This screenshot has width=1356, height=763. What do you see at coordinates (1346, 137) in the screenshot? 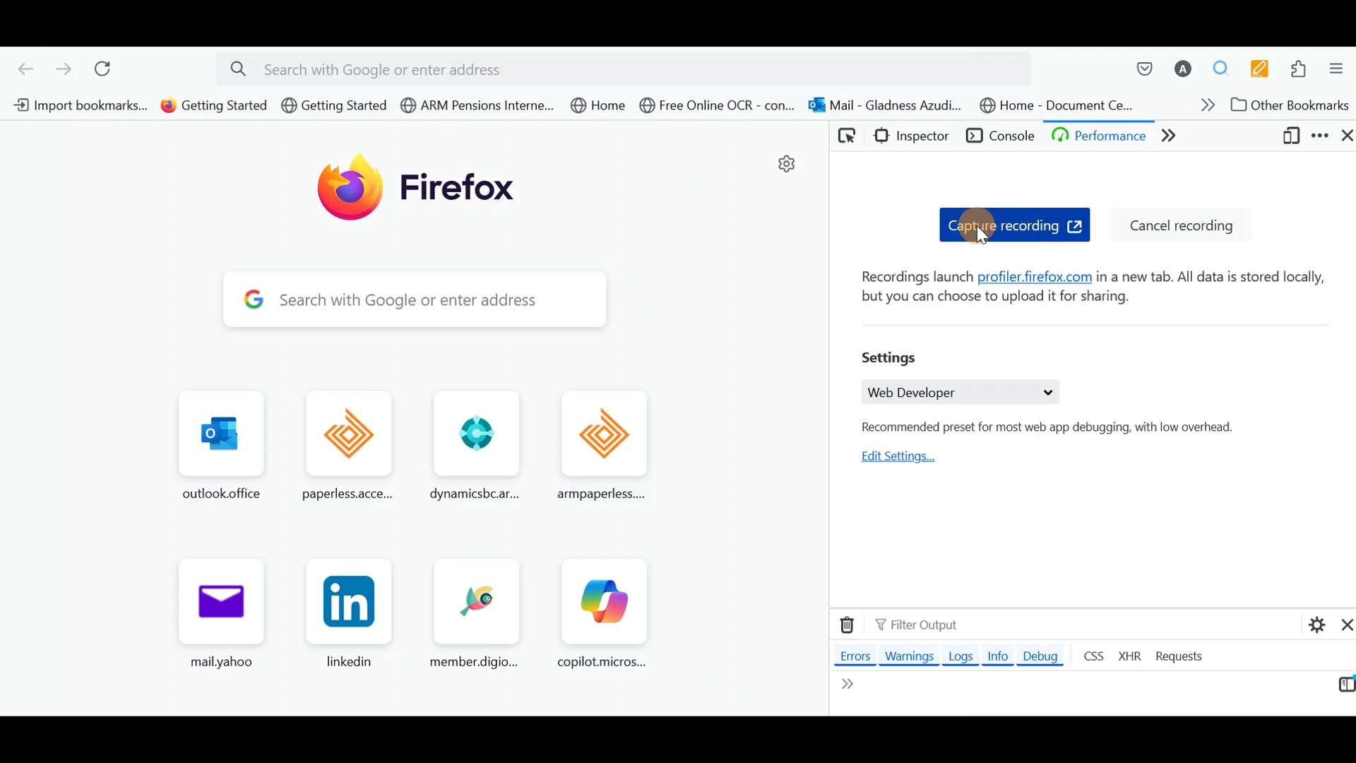
I see `Close developer tools` at bounding box center [1346, 137].